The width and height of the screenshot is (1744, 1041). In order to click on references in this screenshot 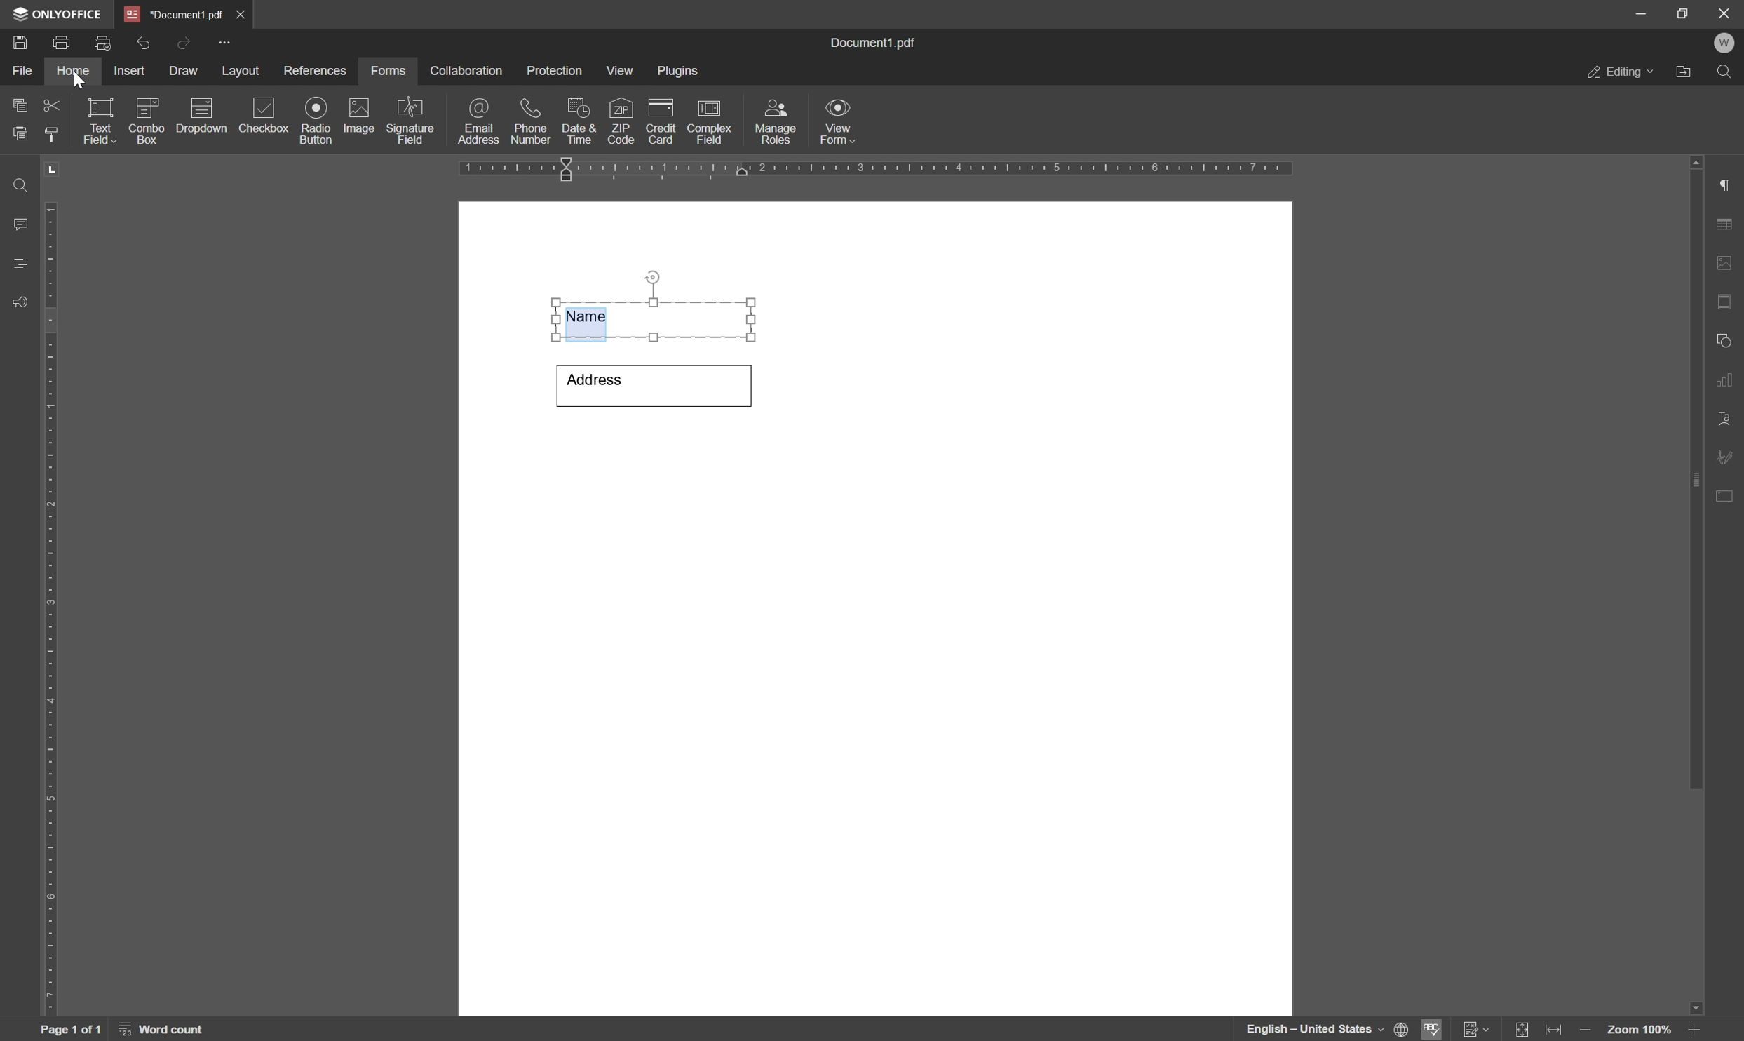, I will do `click(314, 71)`.